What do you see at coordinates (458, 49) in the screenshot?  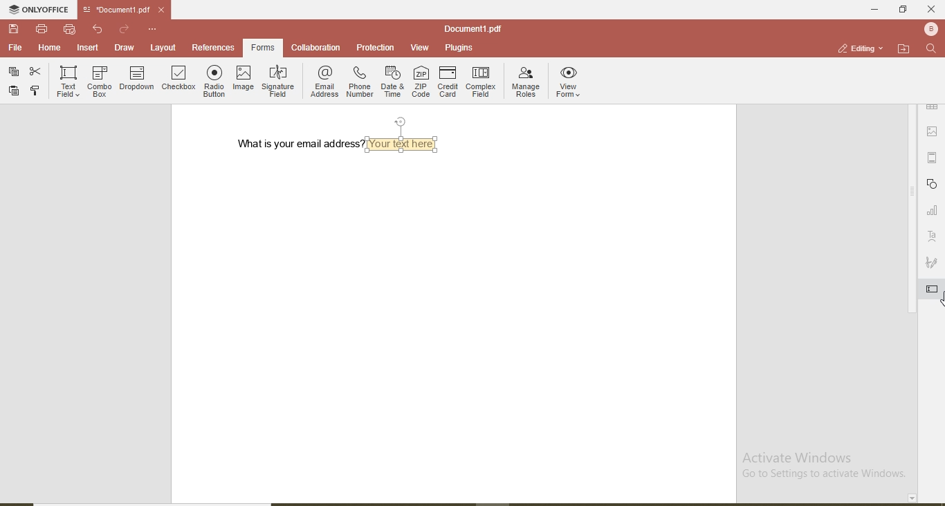 I see `plugins` at bounding box center [458, 49].